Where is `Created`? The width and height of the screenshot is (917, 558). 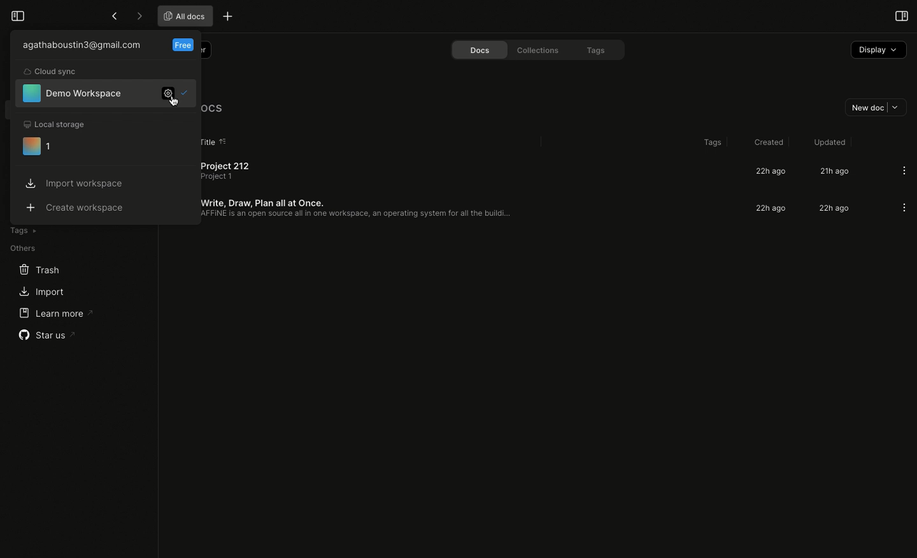
Created is located at coordinates (767, 140).